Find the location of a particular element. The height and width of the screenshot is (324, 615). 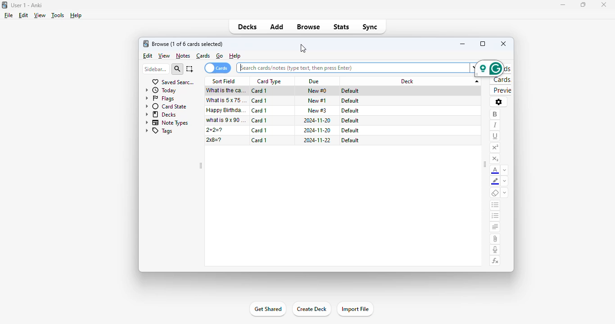

sort field is located at coordinates (225, 81).